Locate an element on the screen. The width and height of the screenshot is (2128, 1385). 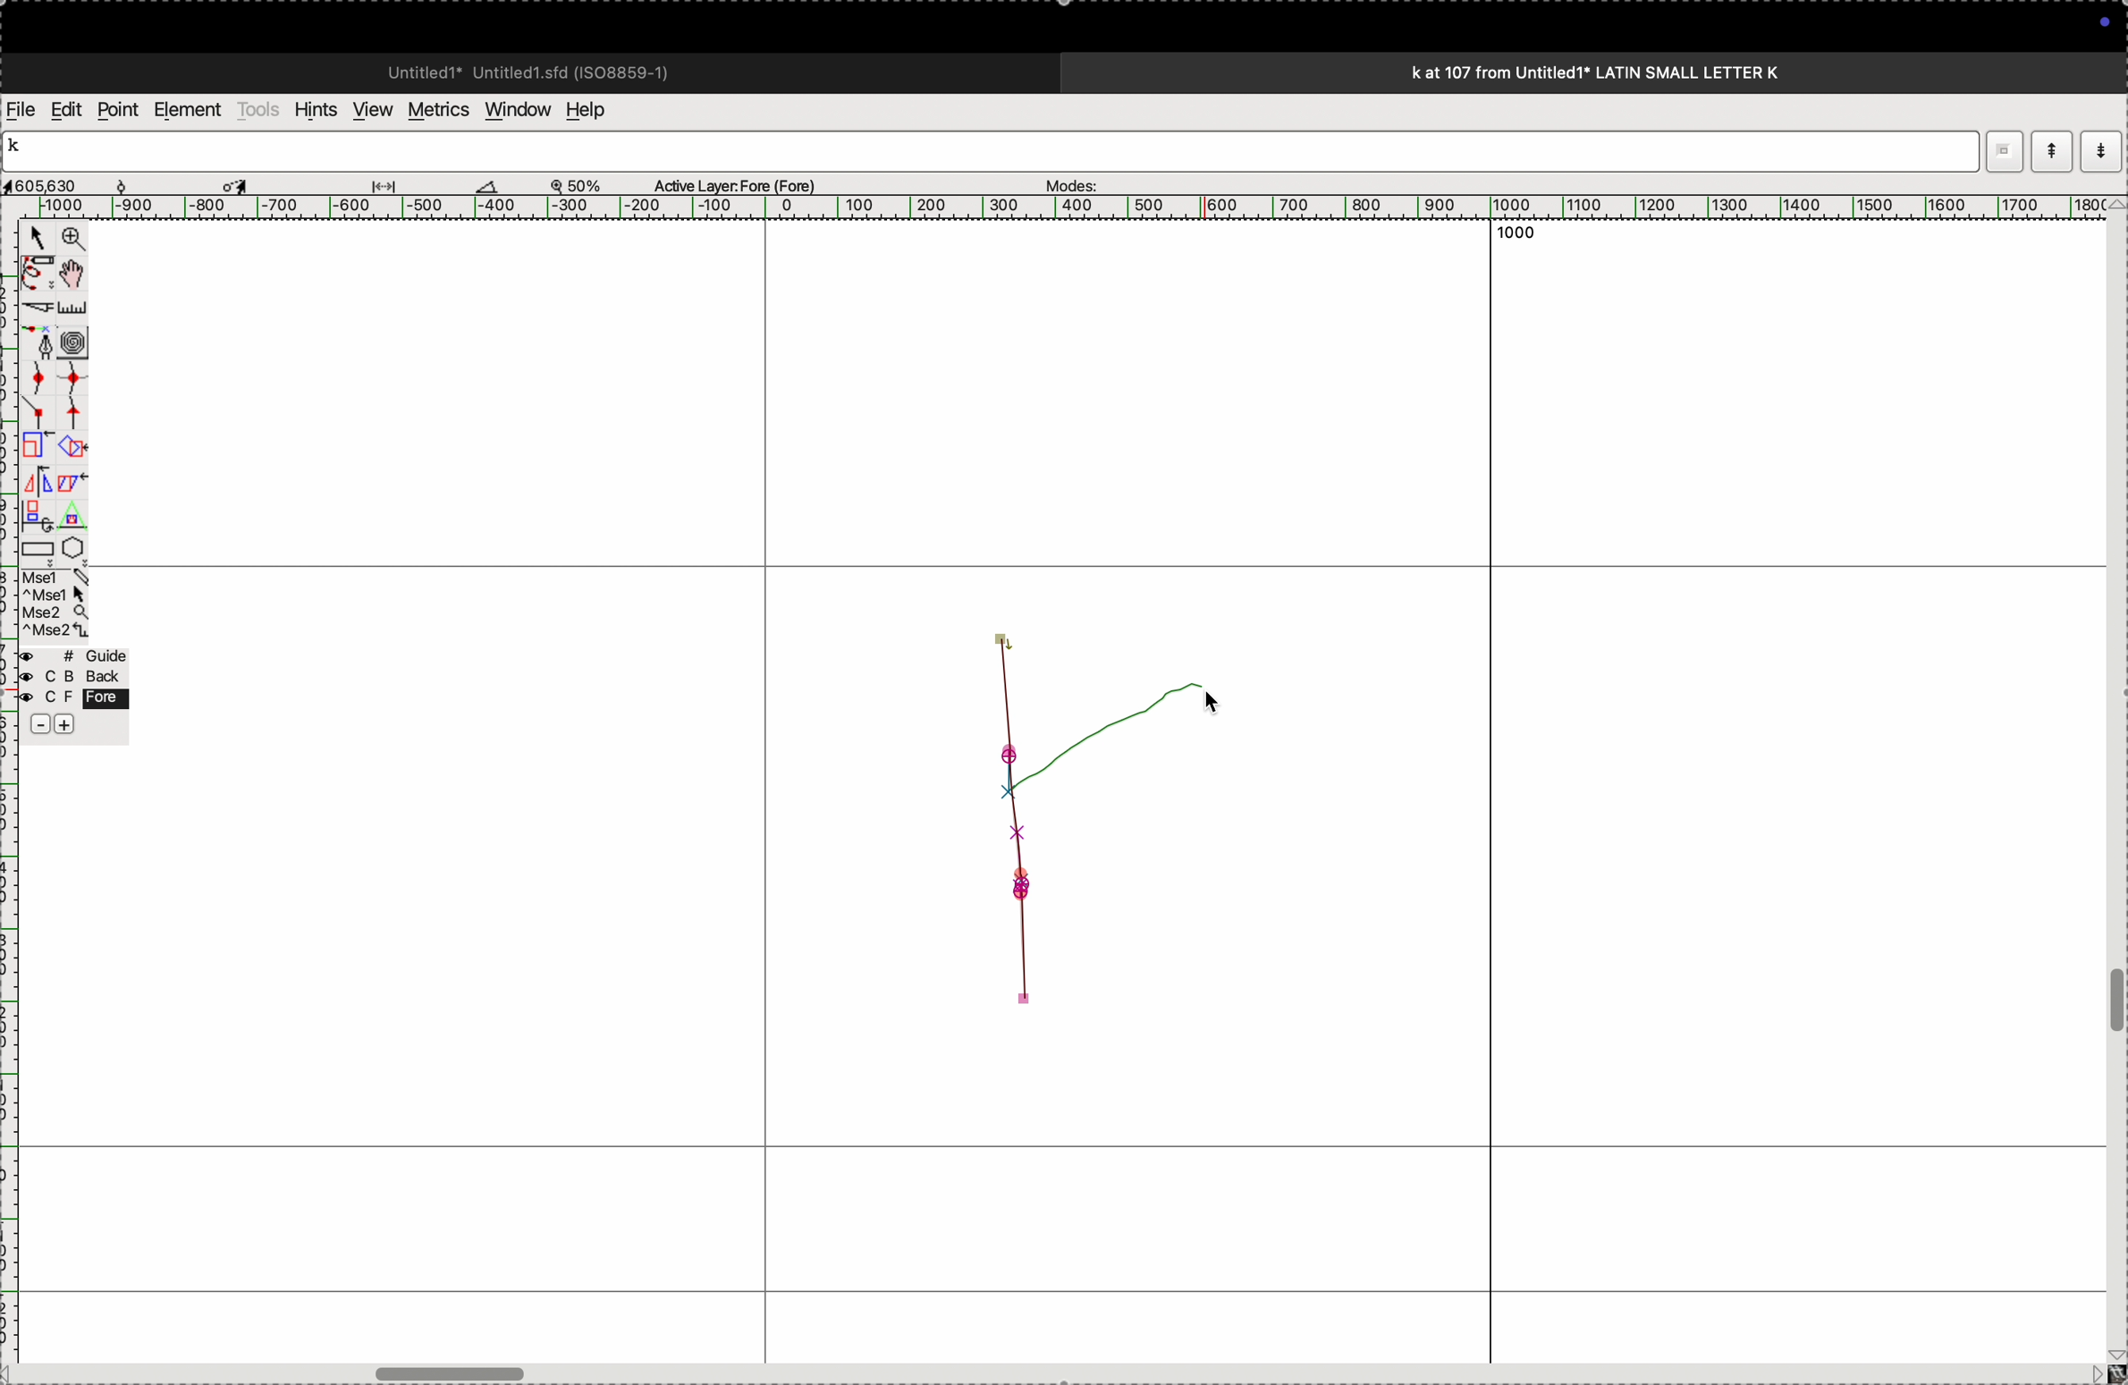
polygon is located at coordinates (72, 547).